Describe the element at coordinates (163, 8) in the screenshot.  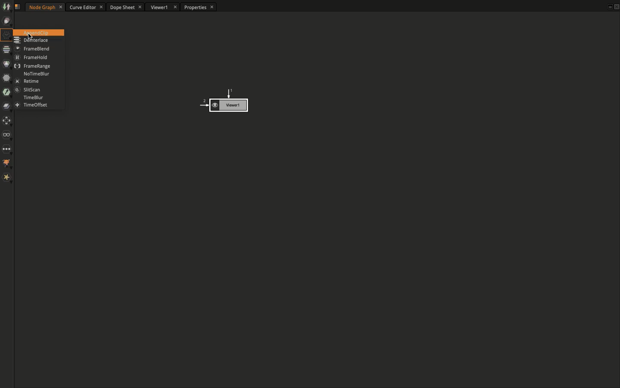
I see `Viewer1` at that location.